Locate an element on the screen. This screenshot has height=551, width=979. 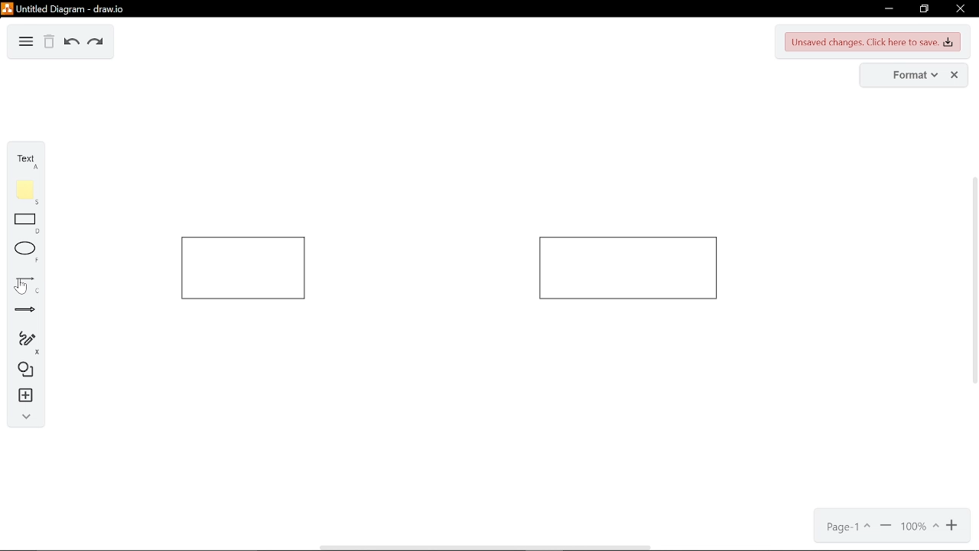
insert is located at coordinates (24, 396).